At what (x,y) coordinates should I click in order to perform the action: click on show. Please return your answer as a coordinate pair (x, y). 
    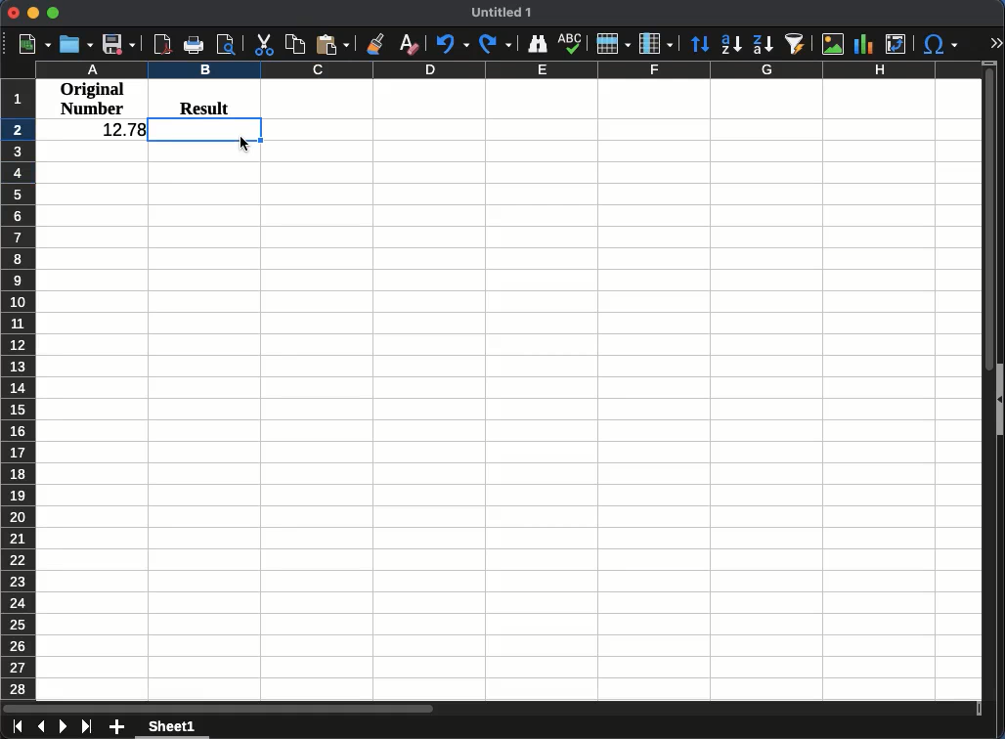
    Looking at the image, I should click on (999, 404).